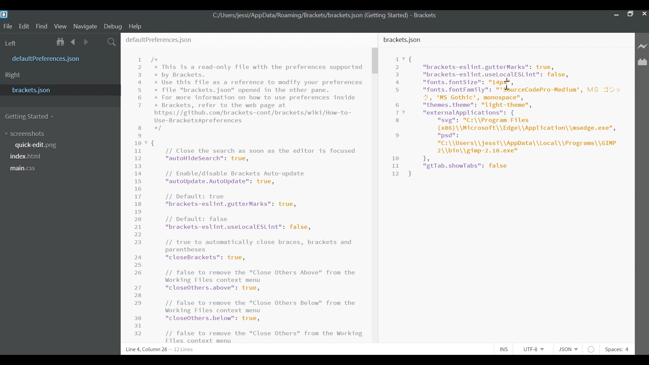  I want to click on Find, so click(42, 27).